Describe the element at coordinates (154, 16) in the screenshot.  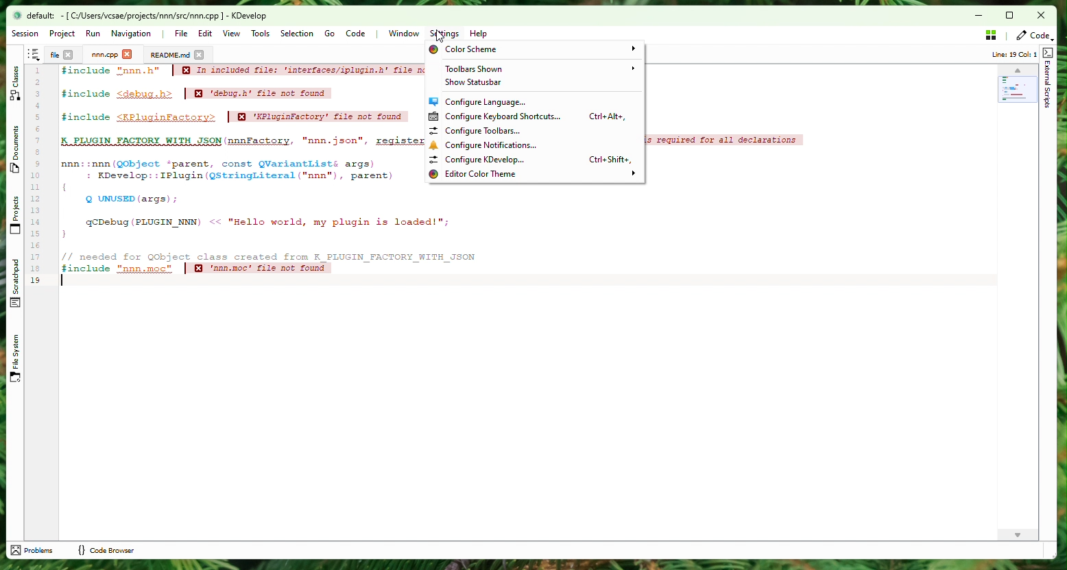
I see `file name and application name` at that location.